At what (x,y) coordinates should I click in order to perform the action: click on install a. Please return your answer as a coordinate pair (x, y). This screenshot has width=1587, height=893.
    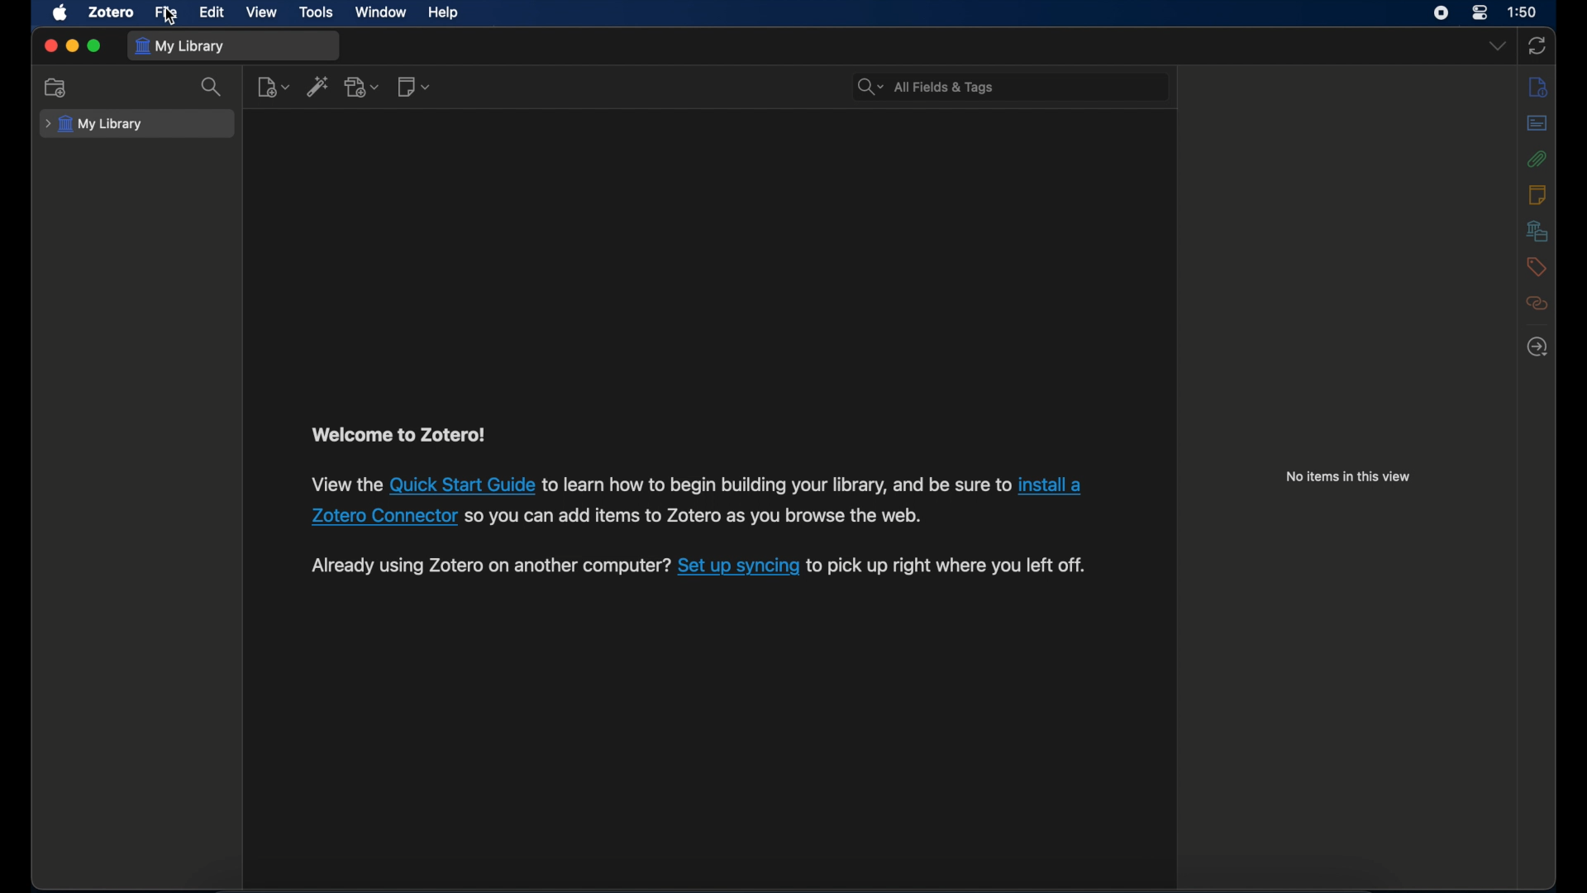
    Looking at the image, I should click on (1054, 485).